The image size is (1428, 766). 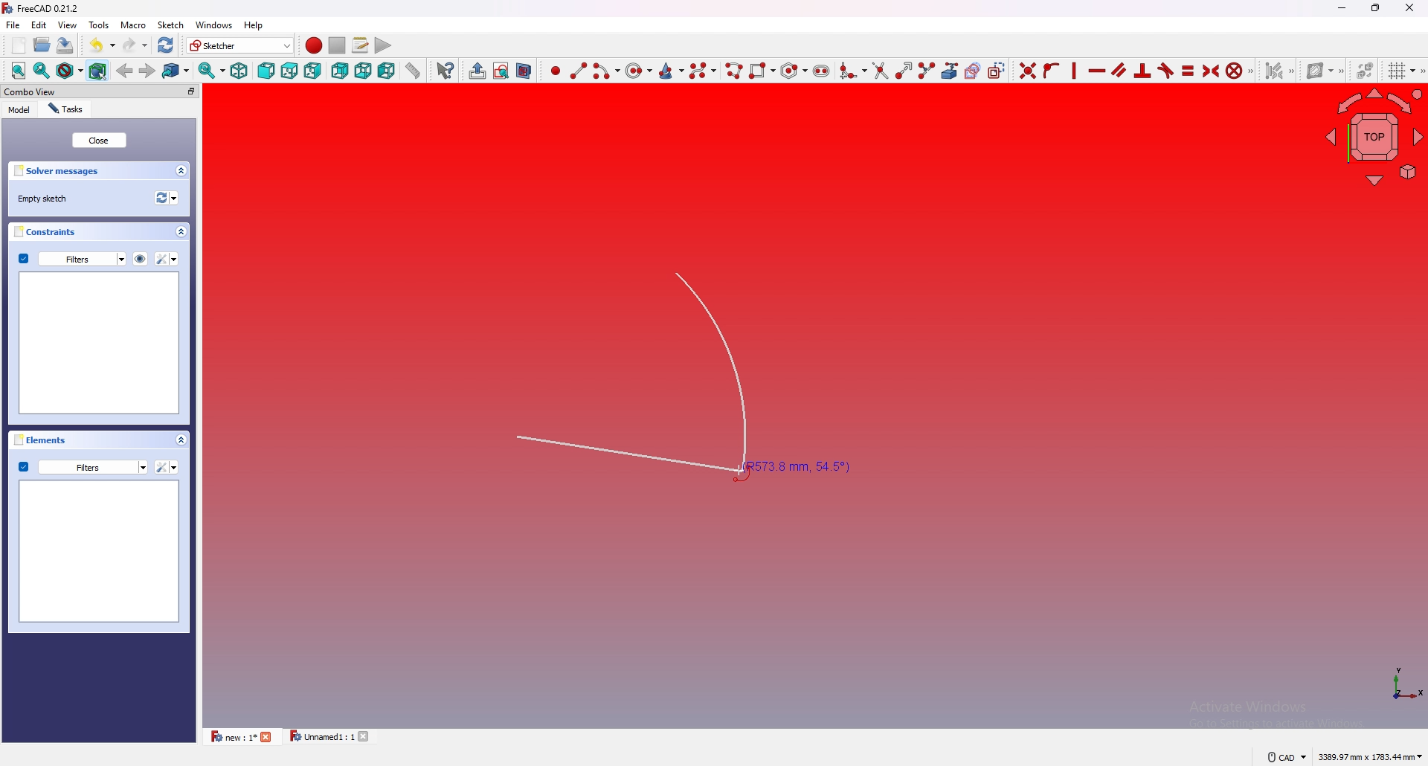 I want to click on settings, so click(x=167, y=467).